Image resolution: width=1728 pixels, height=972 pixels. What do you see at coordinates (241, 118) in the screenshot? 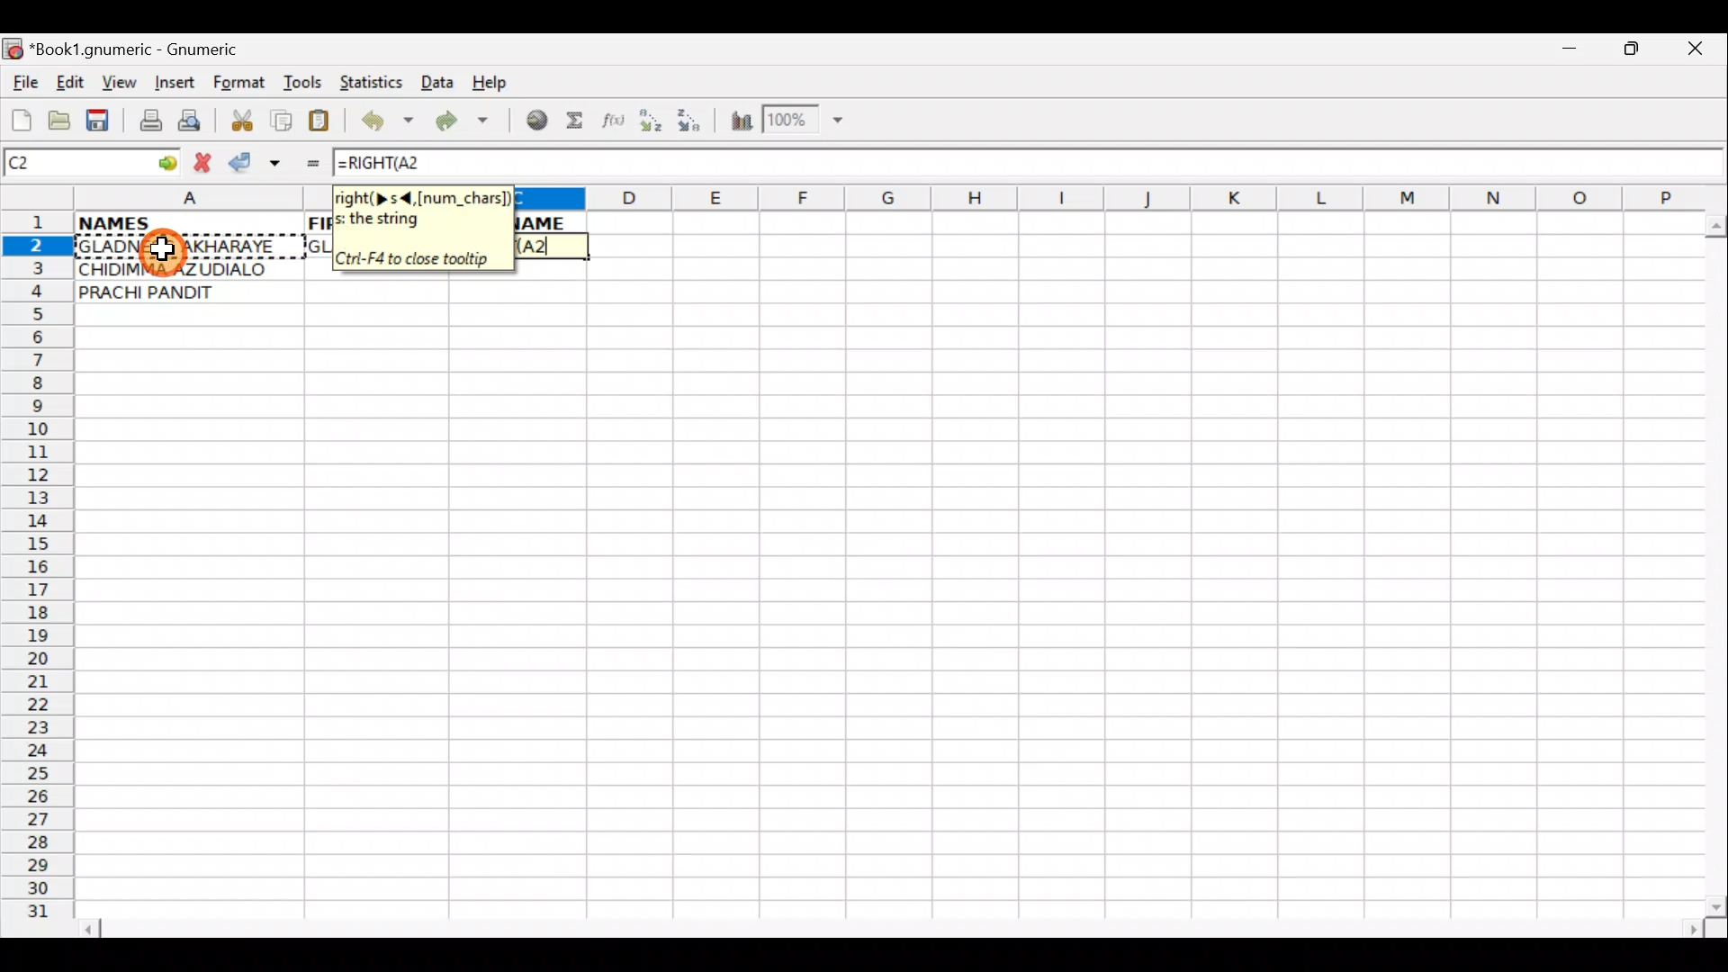
I see `Cut selection` at bounding box center [241, 118].